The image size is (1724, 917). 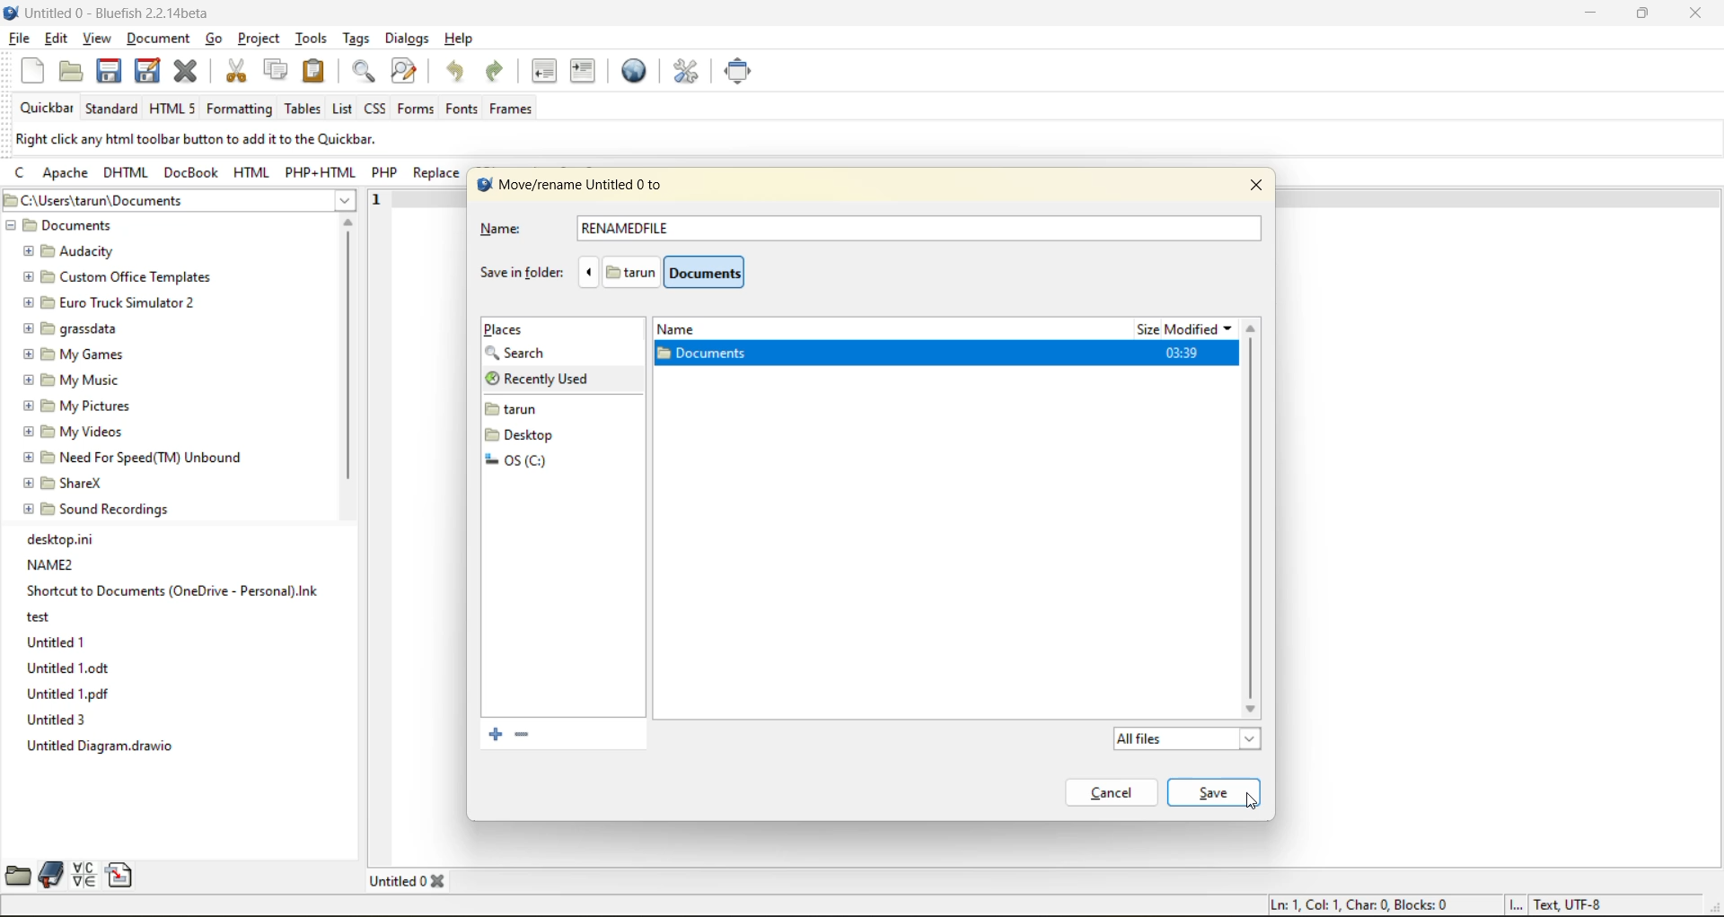 What do you see at coordinates (461, 108) in the screenshot?
I see `fonts` at bounding box center [461, 108].